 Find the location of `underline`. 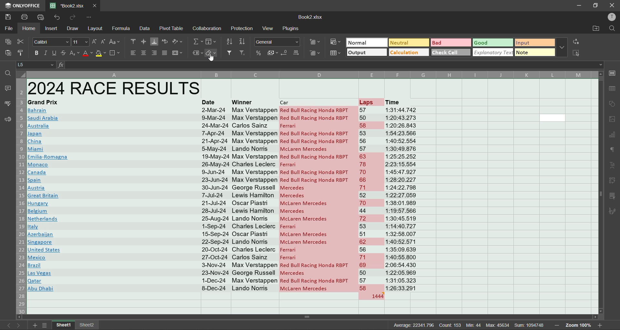

underline is located at coordinates (55, 54).